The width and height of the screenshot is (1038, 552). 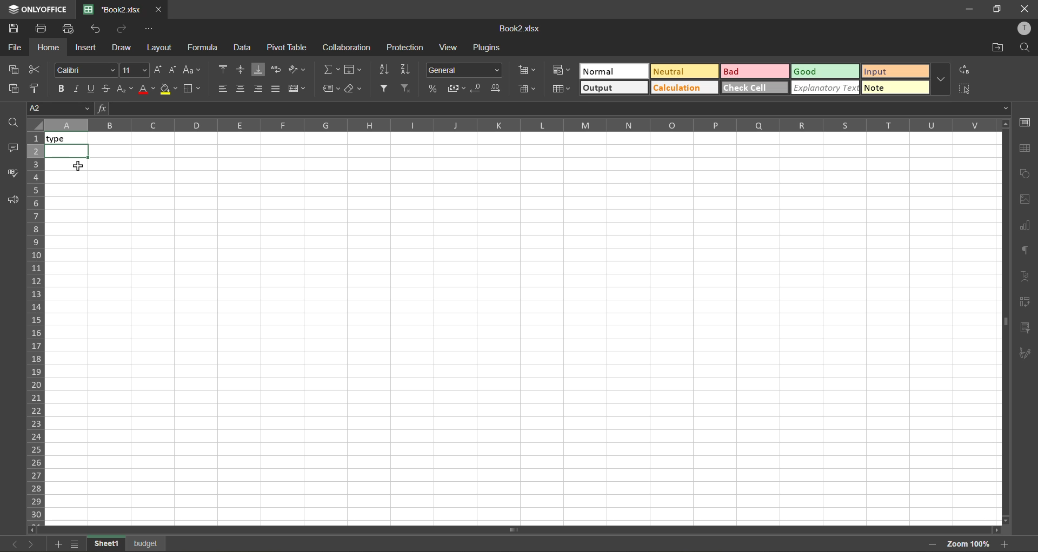 I want to click on cell settings, so click(x=1025, y=124).